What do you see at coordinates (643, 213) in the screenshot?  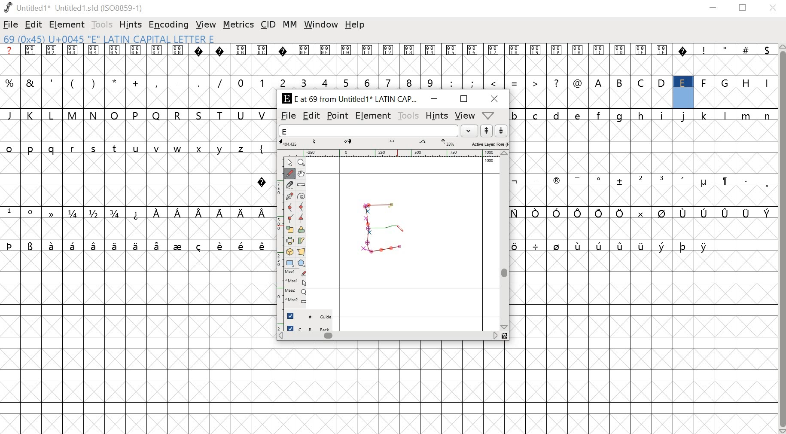 I see `special characters` at bounding box center [643, 213].